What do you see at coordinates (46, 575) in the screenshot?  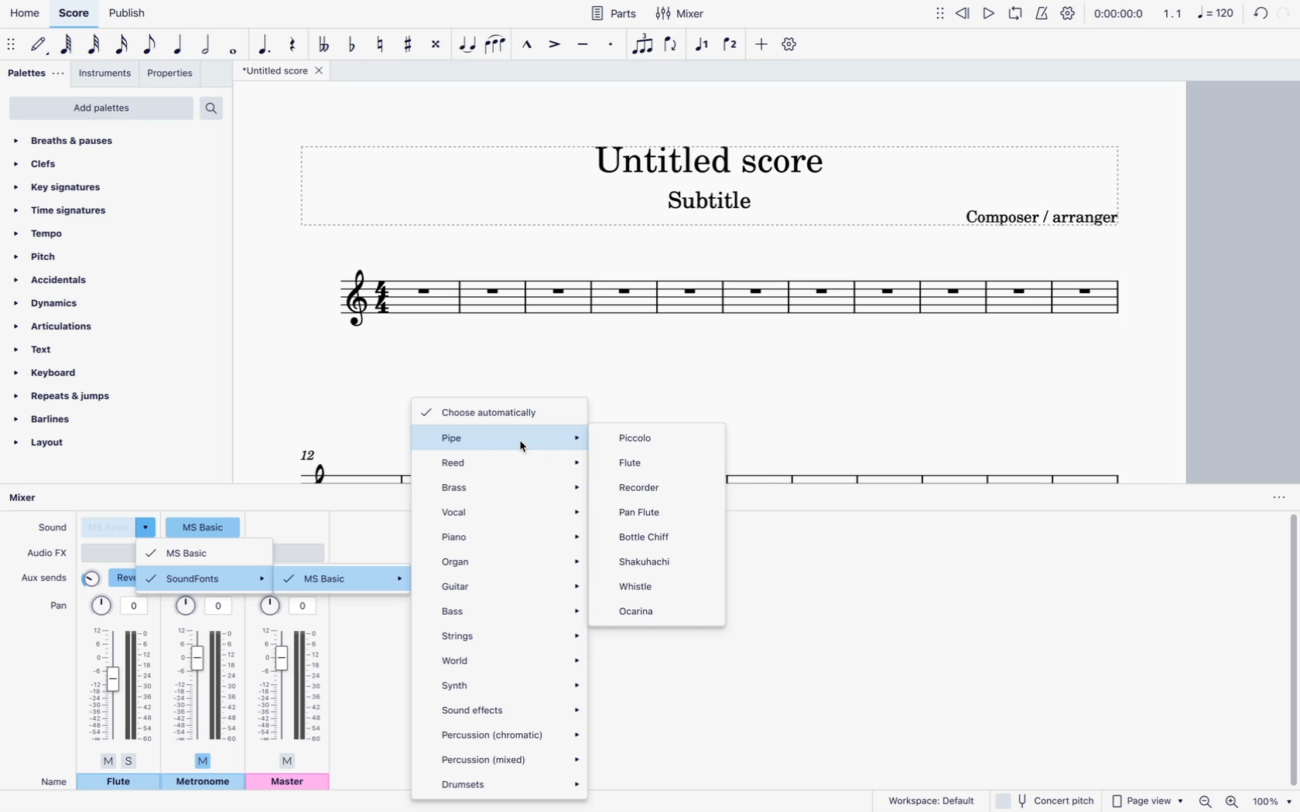 I see `aux sends` at bounding box center [46, 575].